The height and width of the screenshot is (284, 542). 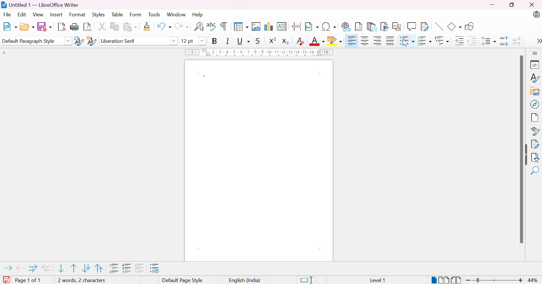 I want to click on Drop down, so click(x=204, y=41).